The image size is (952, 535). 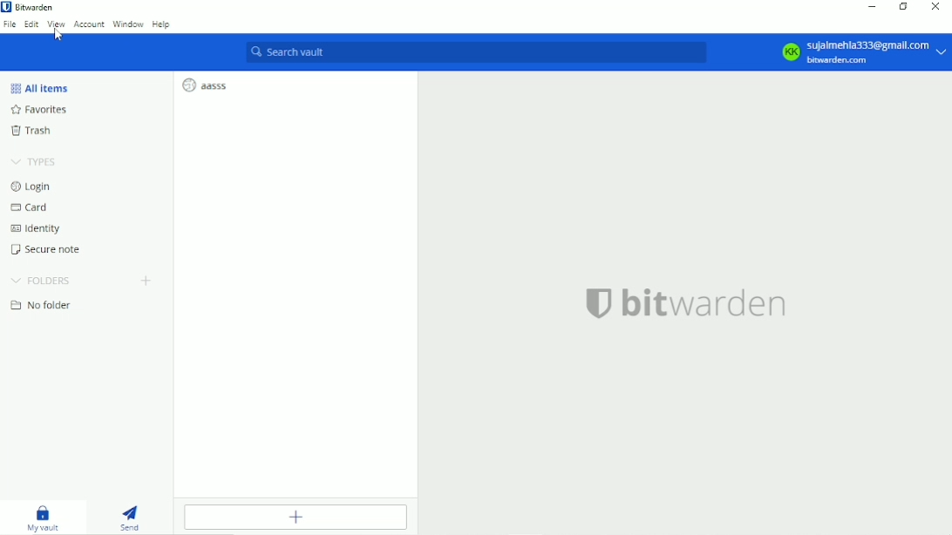 I want to click on Card, so click(x=35, y=207).